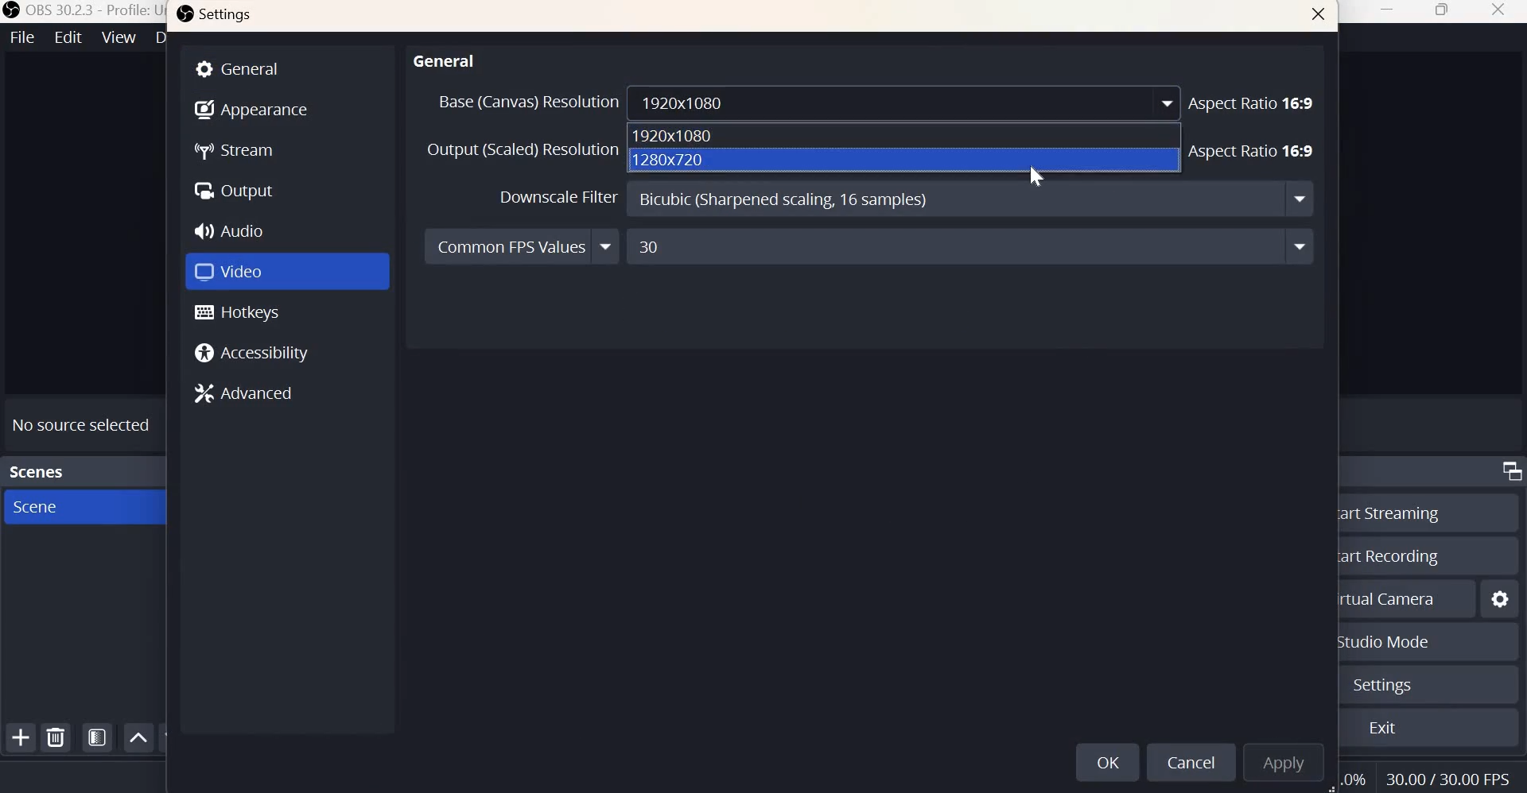  Describe the element at coordinates (1501, 597) in the screenshot. I see `Configure virtual camera` at that location.